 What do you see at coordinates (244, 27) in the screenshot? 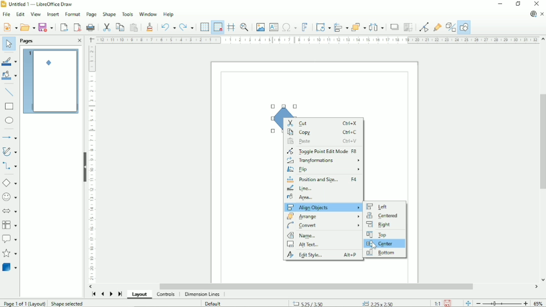
I see `Zoom & pan` at bounding box center [244, 27].